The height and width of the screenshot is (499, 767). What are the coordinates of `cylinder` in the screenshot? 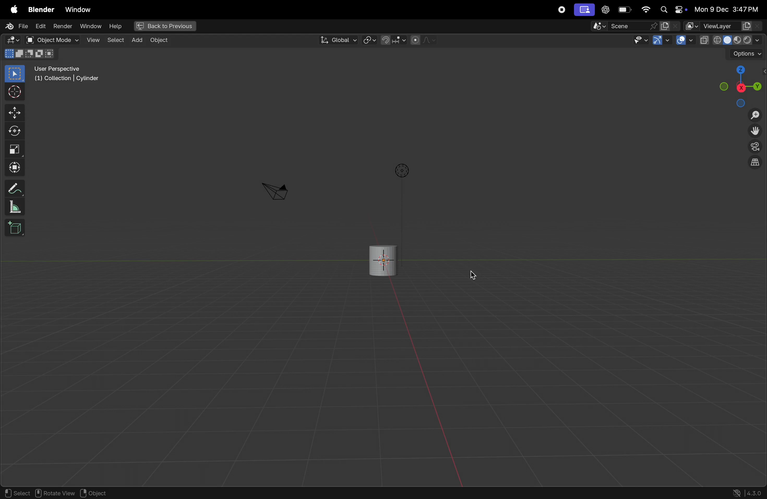 It's located at (378, 260).